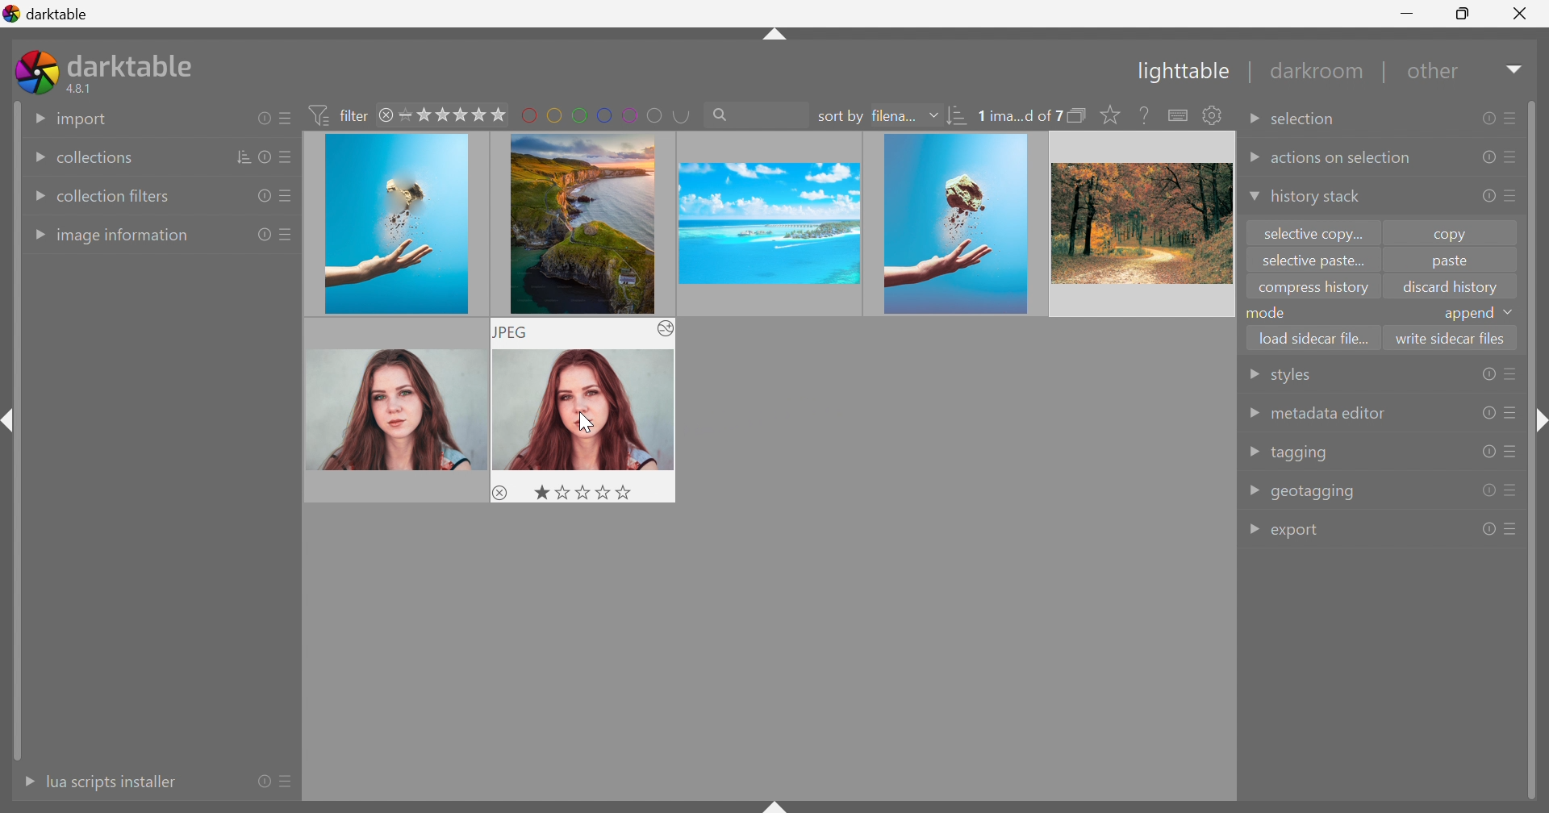  What do you see at coordinates (587, 425) in the screenshot?
I see `Cursor` at bounding box center [587, 425].